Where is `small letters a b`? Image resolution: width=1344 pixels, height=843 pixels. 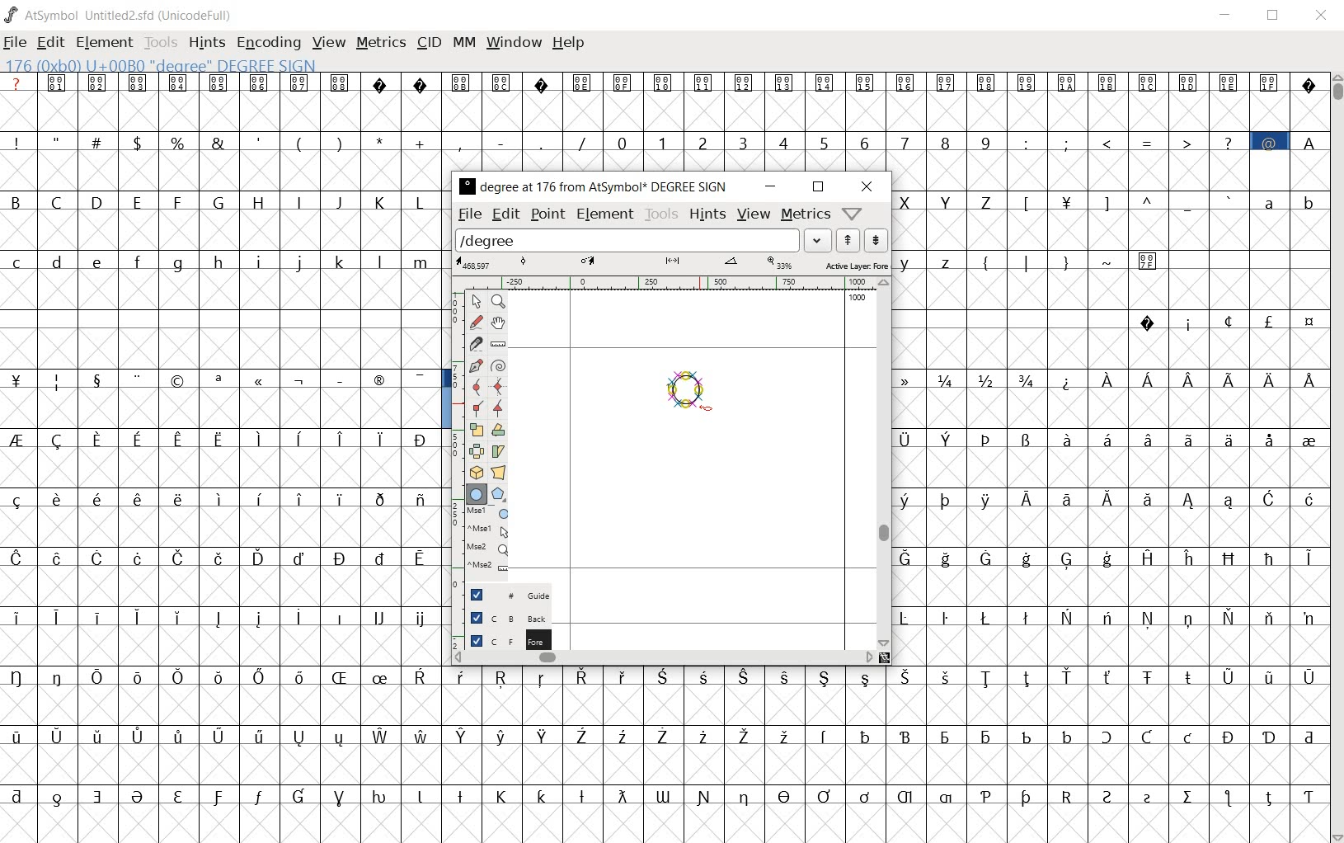
small letters a b is located at coordinates (1290, 201).